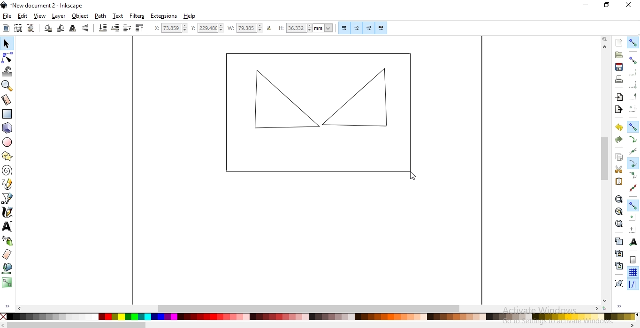  What do you see at coordinates (8, 241) in the screenshot?
I see `spray objects by sculpting or painting` at bounding box center [8, 241].